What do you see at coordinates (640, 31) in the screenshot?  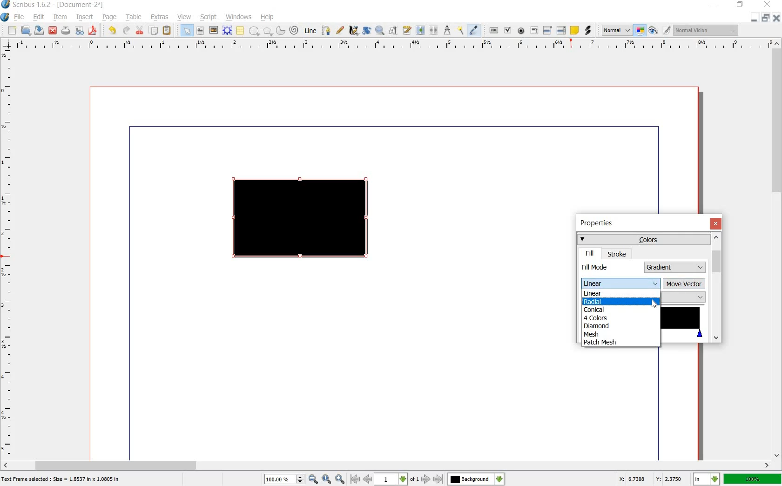 I see `toggle color management system` at bounding box center [640, 31].